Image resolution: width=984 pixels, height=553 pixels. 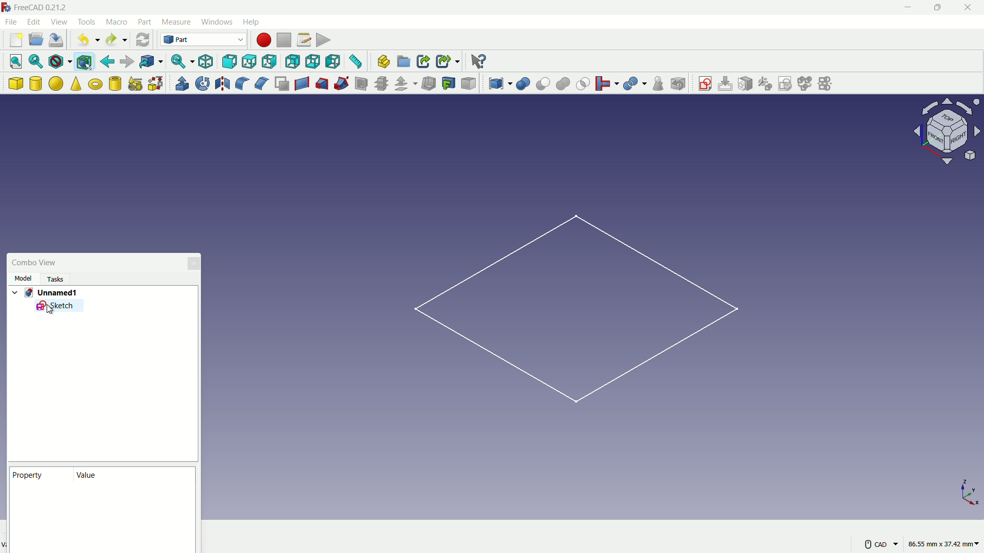 I want to click on cross section, so click(x=383, y=83).